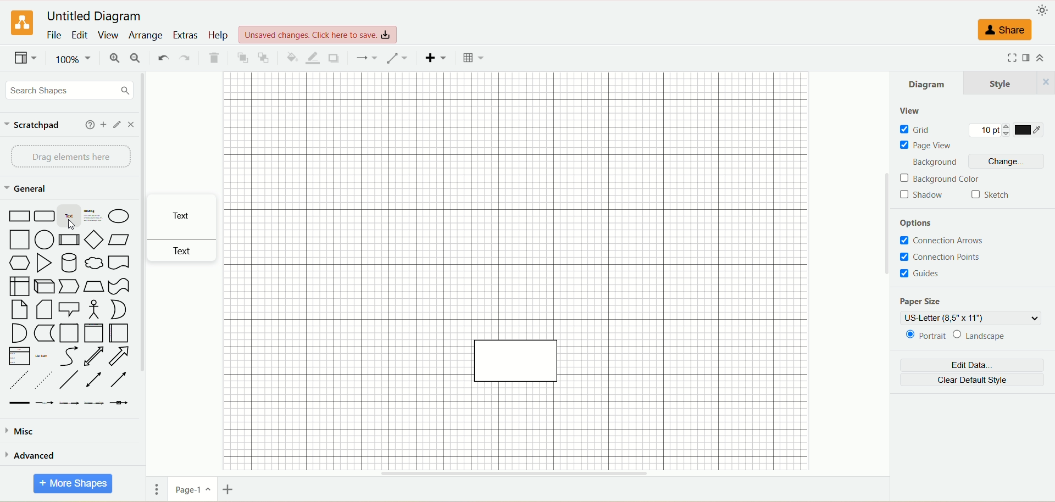 This screenshot has height=502, width=1055. I want to click on text, so click(69, 217).